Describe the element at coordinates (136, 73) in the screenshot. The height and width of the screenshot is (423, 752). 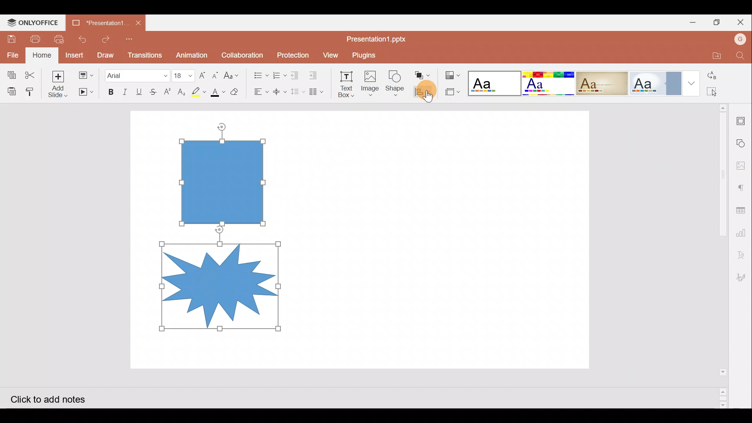
I see `Font name` at that location.